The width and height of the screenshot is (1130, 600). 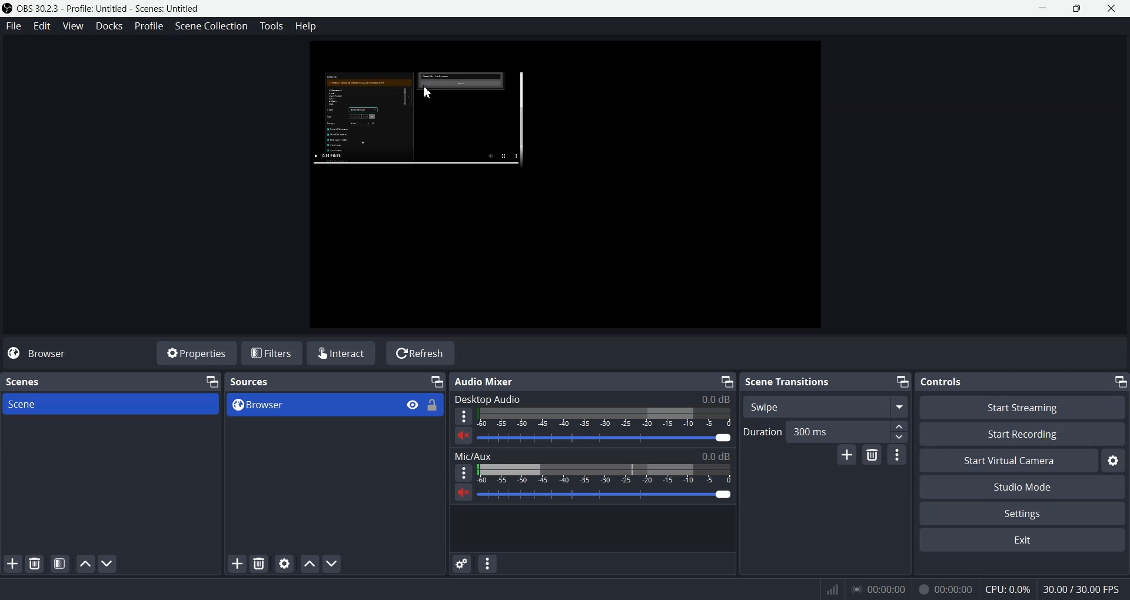 I want to click on Mic/Aux, so click(x=593, y=456).